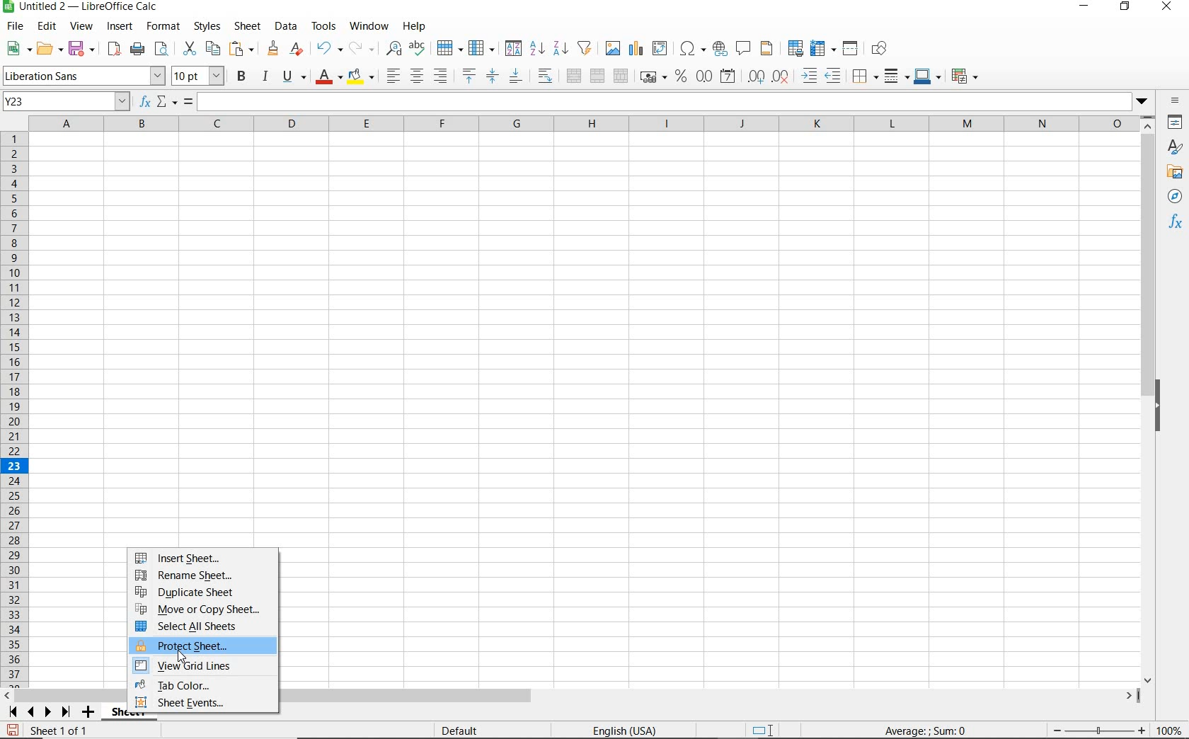  Describe the element at coordinates (1166, 403) in the screenshot. I see `HIDE` at that location.